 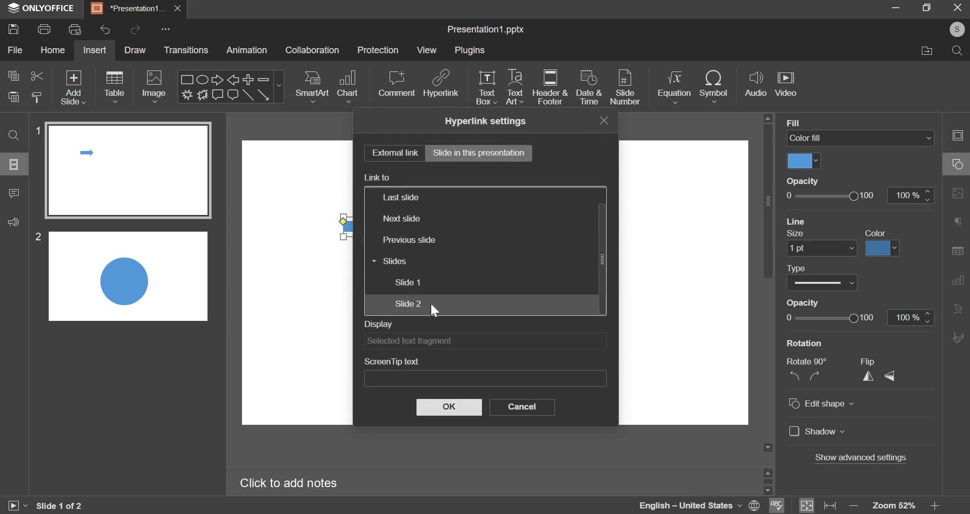 What do you see at coordinates (768, 202) in the screenshot?
I see `vertical scrollbar` at bounding box center [768, 202].